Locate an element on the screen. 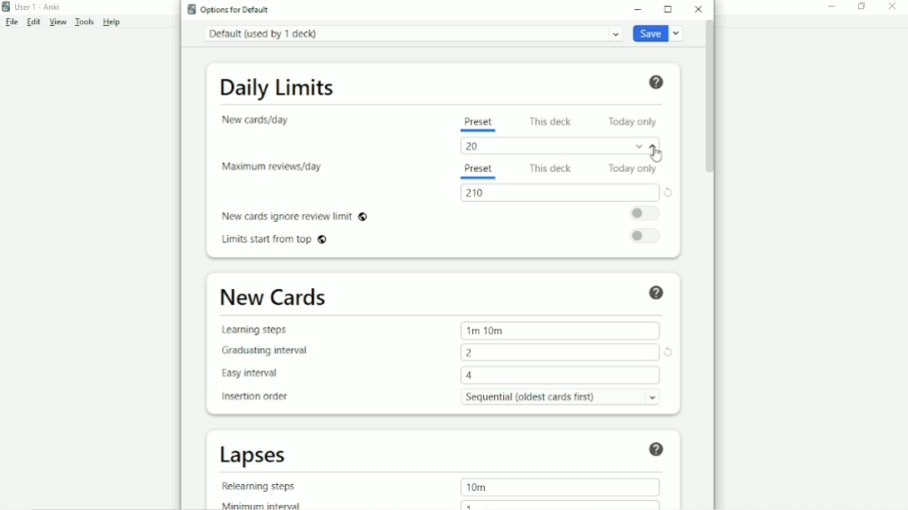  Decrement value is located at coordinates (639, 147).